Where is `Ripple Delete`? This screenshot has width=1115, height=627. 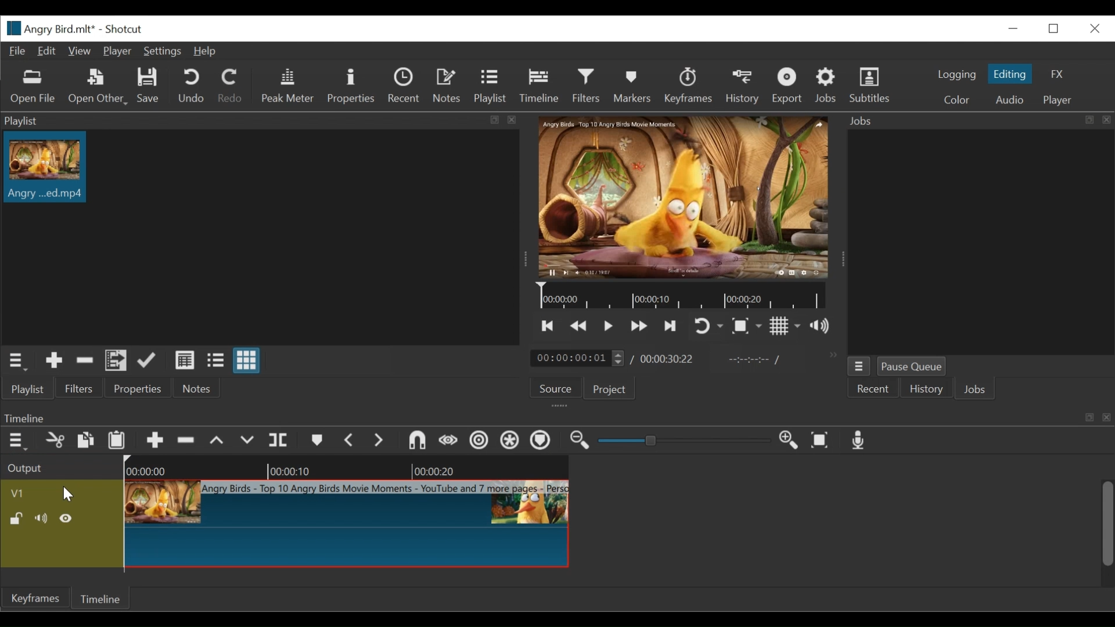 Ripple Delete is located at coordinates (188, 441).